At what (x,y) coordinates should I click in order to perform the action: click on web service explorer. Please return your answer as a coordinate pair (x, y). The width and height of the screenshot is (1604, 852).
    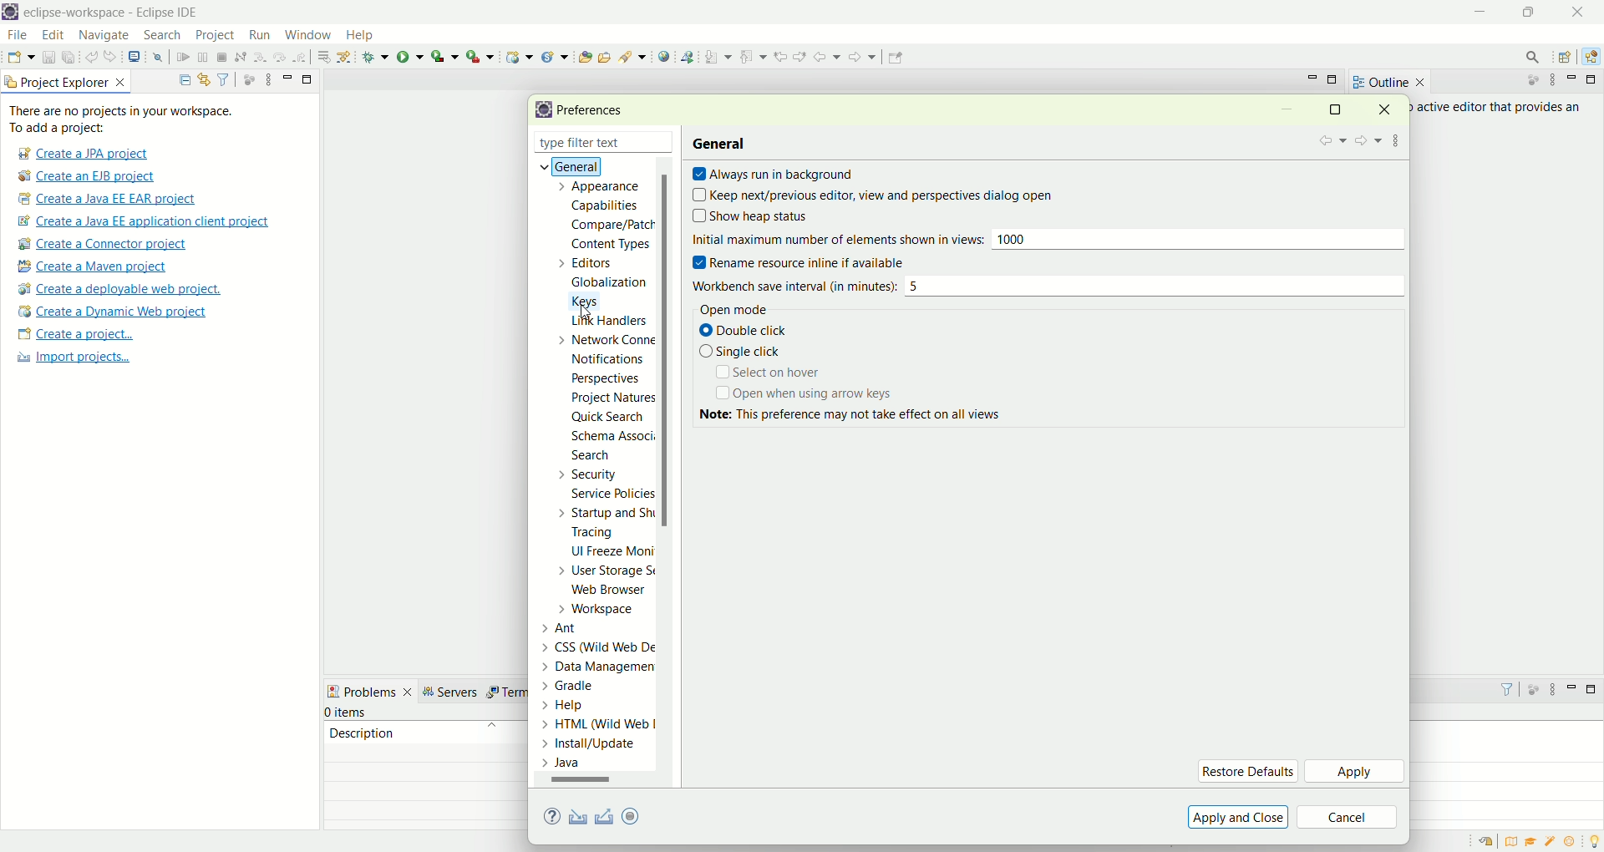
    Looking at the image, I should click on (687, 56).